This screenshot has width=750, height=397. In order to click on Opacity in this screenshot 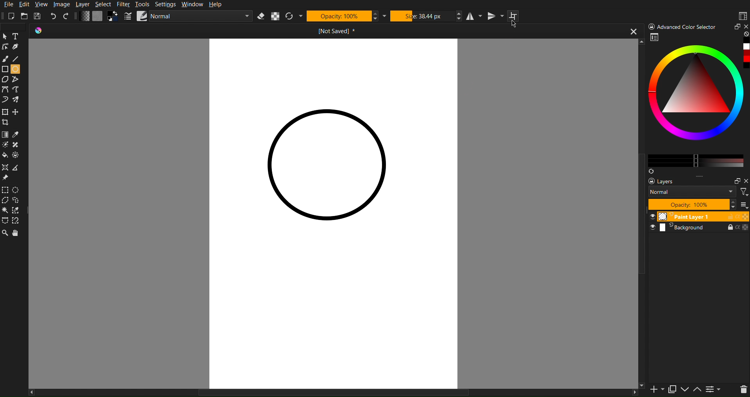, I will do `click(337, 16)`.